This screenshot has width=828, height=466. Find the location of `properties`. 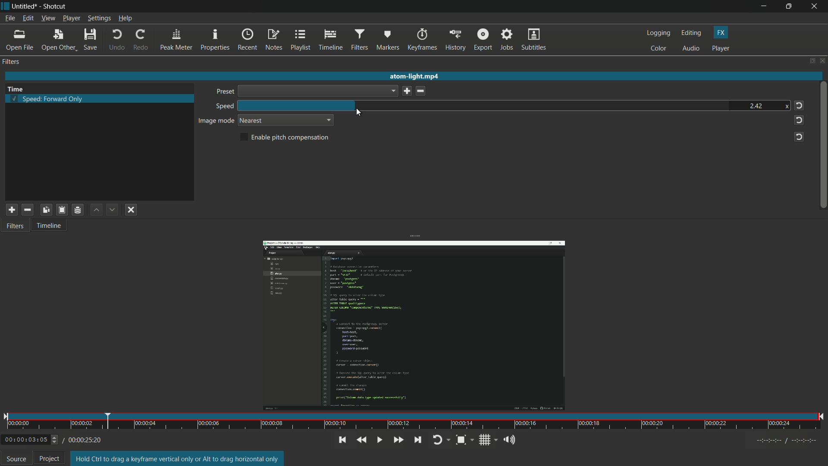

properties is located at coordinates (216, 40).